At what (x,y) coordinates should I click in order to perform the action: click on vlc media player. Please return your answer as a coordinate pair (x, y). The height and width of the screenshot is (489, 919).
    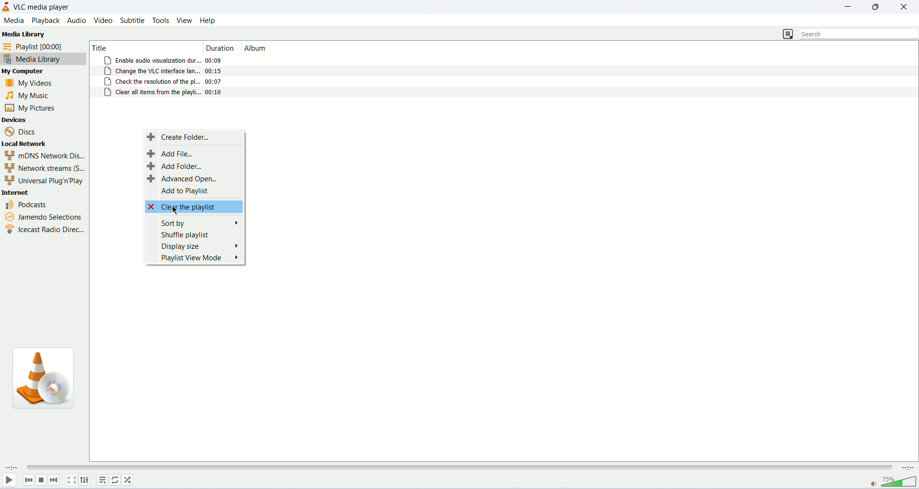
    Looking at the image, I should click on (43, 7).